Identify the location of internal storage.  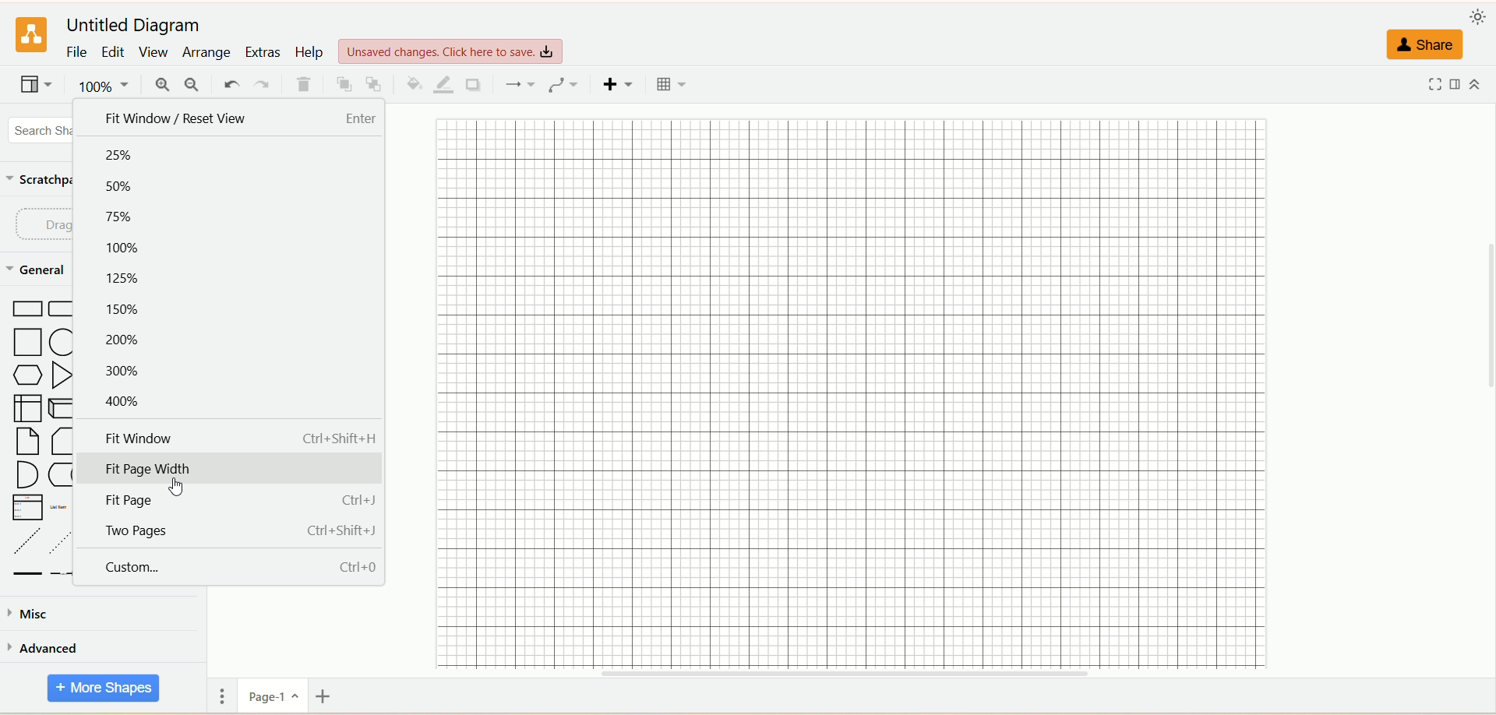
(27, 408).